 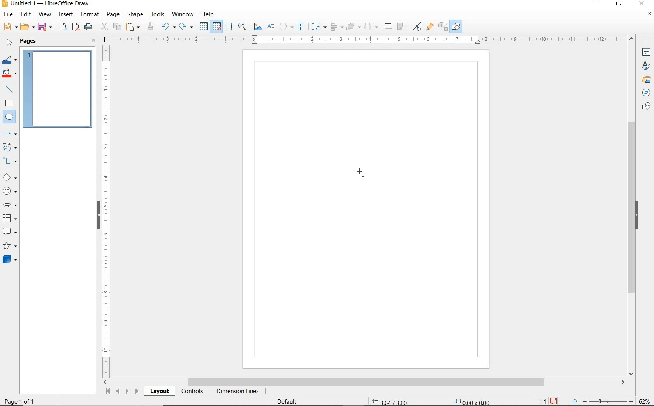 What do you see at coordinates (186, 27) in the screenshot?
I see `REDO` at bounding box center [186, 27].